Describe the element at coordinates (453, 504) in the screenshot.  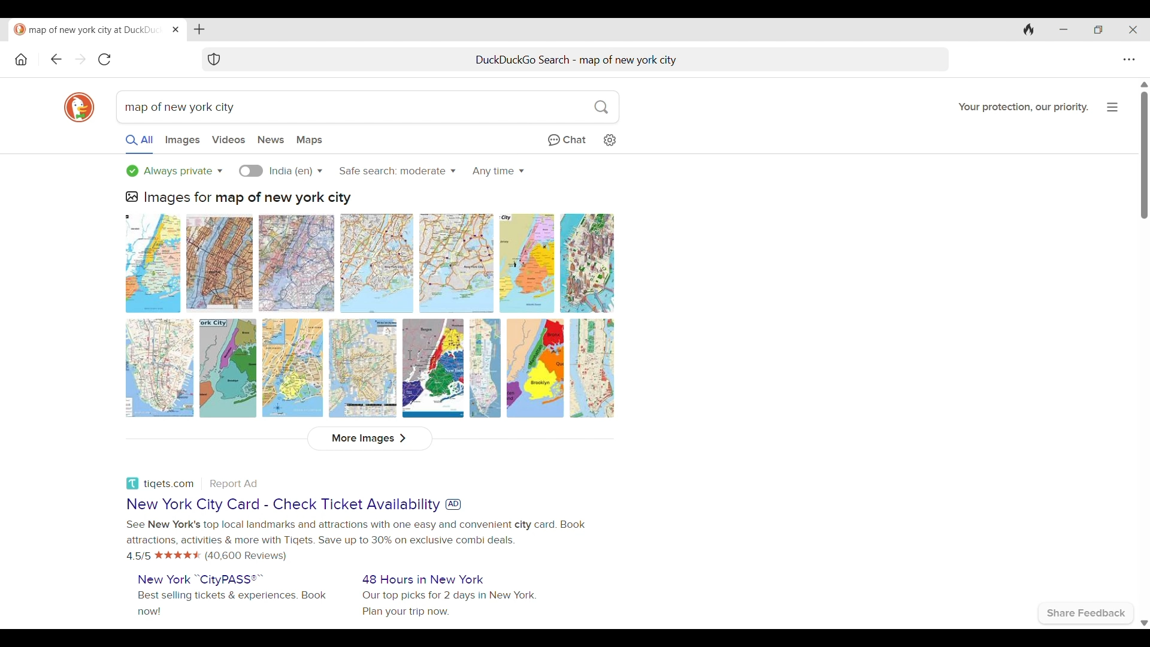
I see `AD` at that location.